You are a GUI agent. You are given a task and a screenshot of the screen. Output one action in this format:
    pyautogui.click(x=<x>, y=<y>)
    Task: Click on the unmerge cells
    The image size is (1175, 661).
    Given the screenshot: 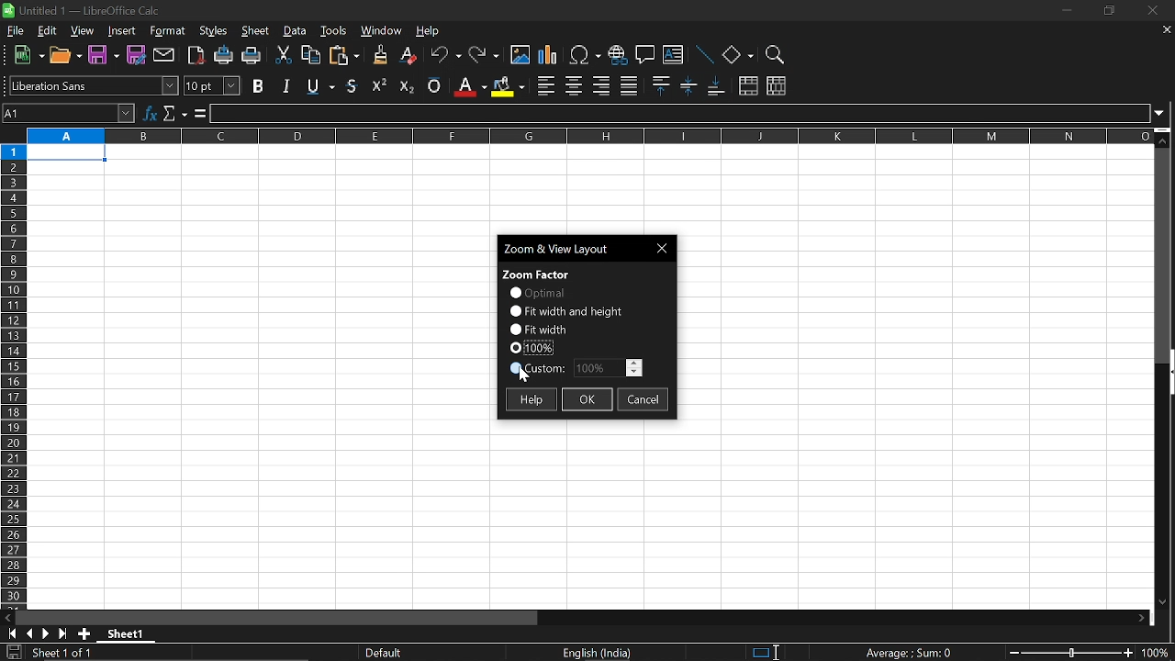 What is the action you would take?
    pyautogui.click(x=776, y=85)
    